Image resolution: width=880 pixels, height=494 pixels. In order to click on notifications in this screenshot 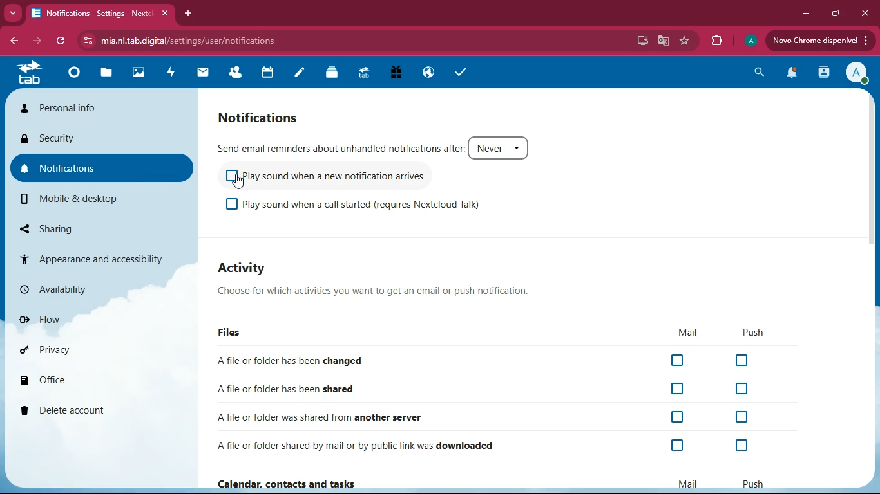, I will do `click(101, 167)`.